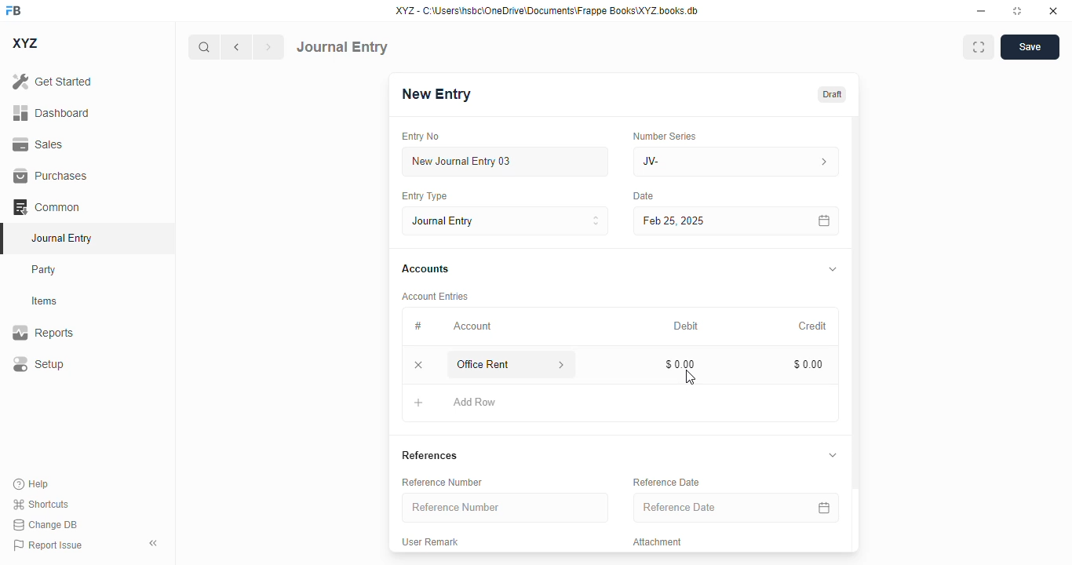  I want to click on toggle maximize, so click(1016, 11).